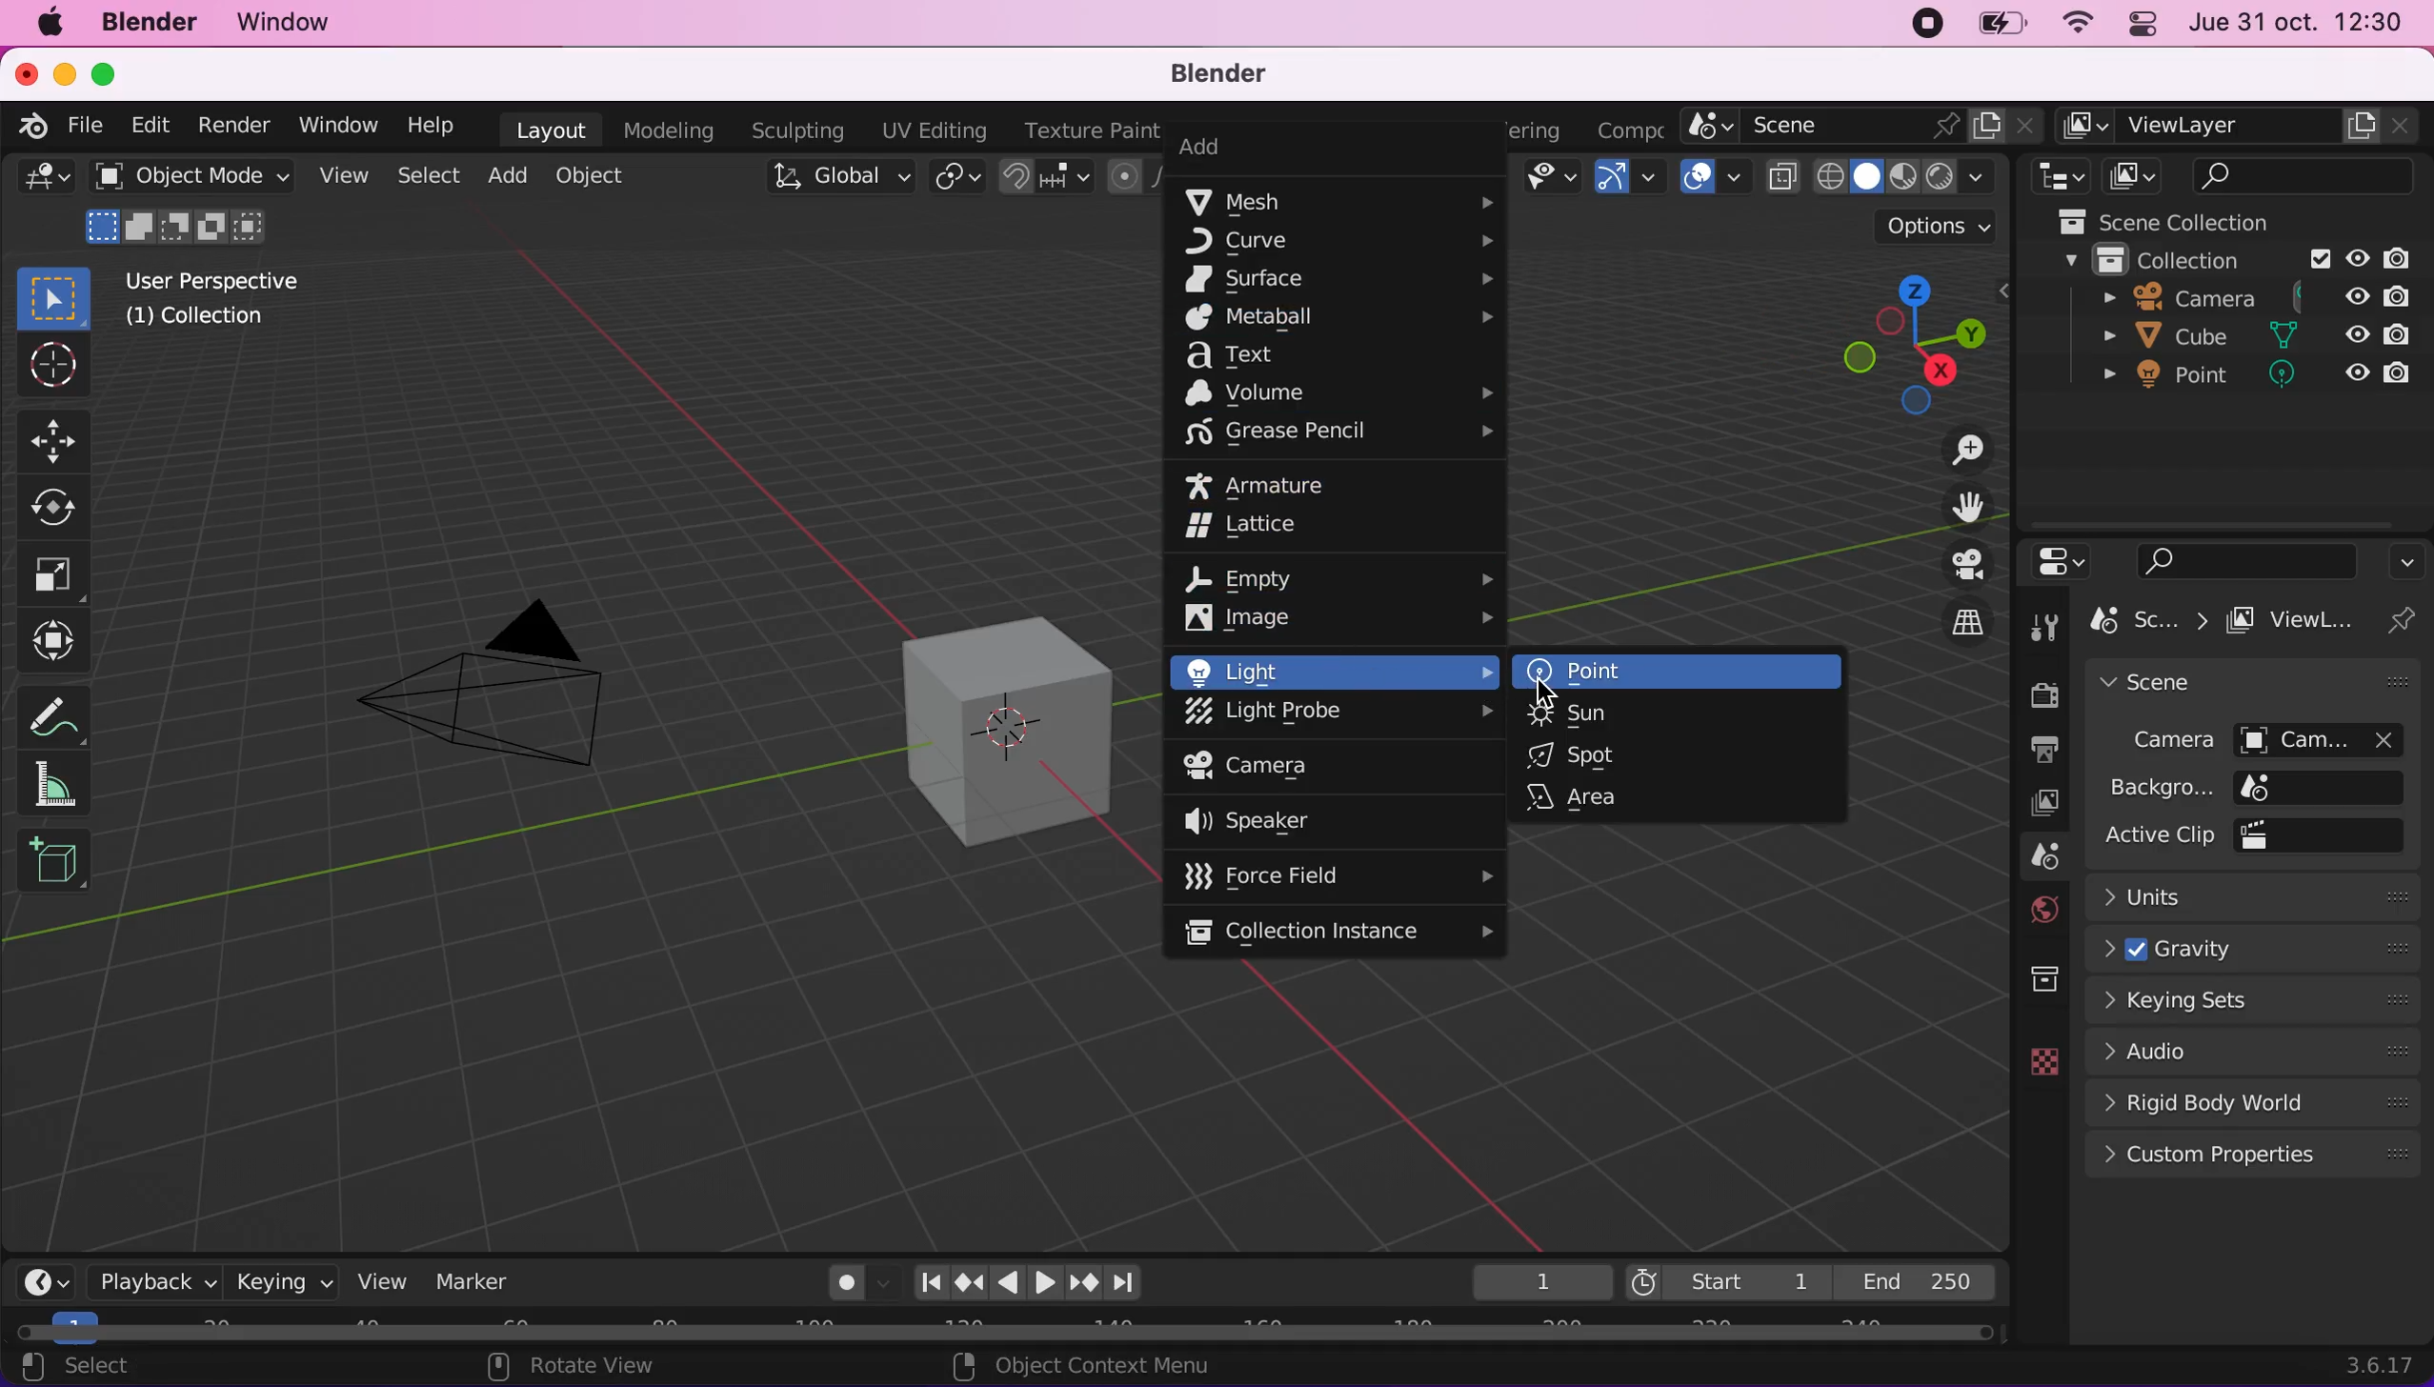  I want to click on select box, so click(62, 294).